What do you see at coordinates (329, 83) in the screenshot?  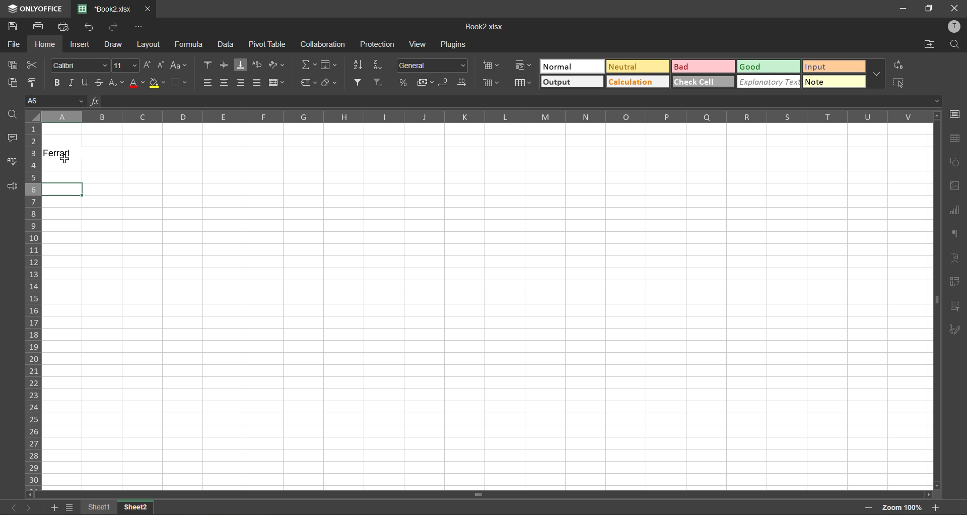 I see `clear` at bounding box center [329, 83].